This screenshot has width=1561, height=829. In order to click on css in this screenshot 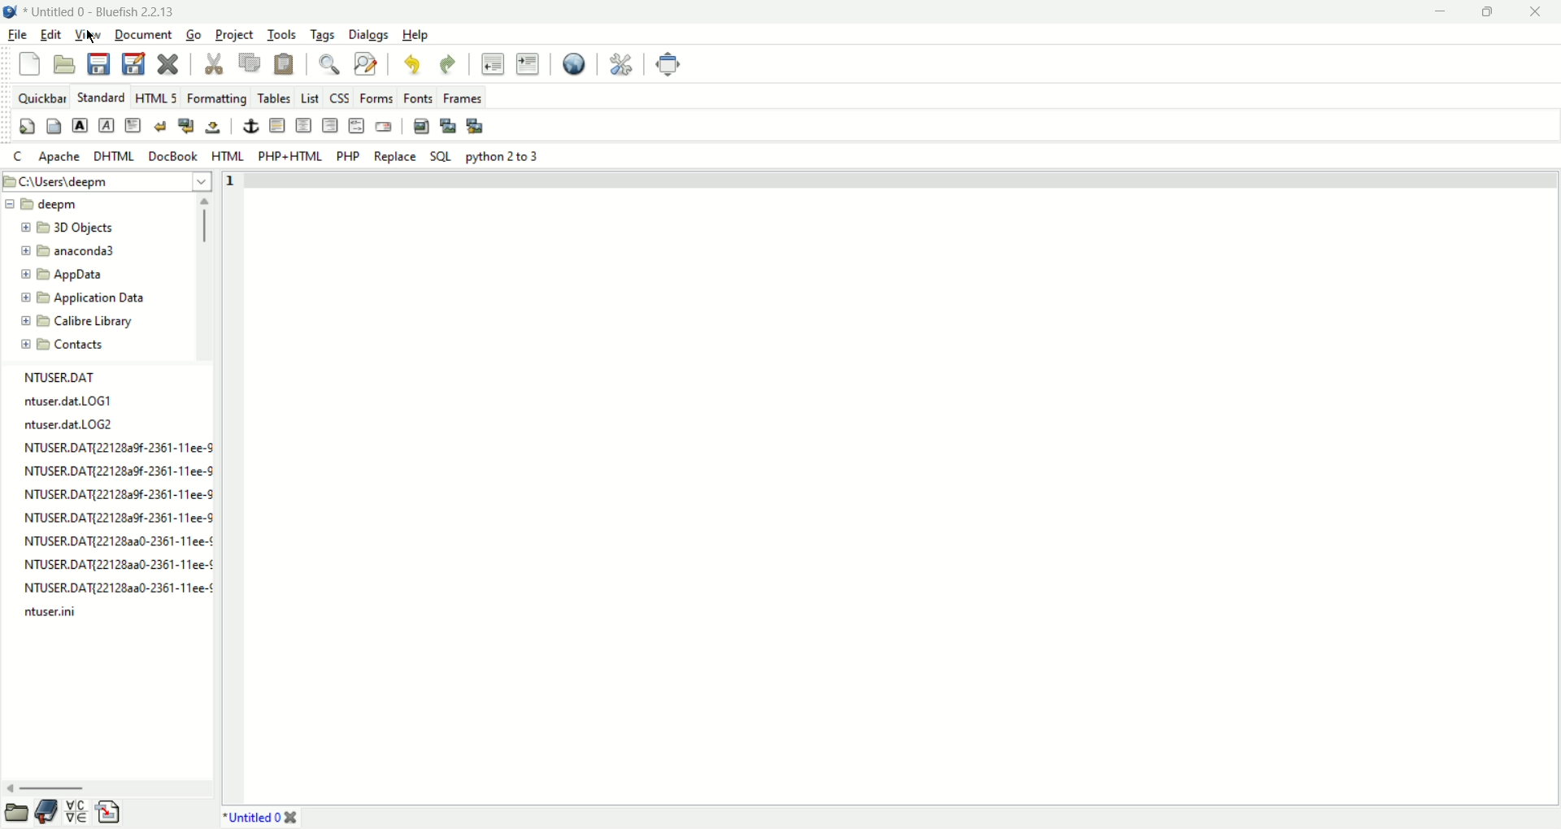, I will do `click(337, 98)`.